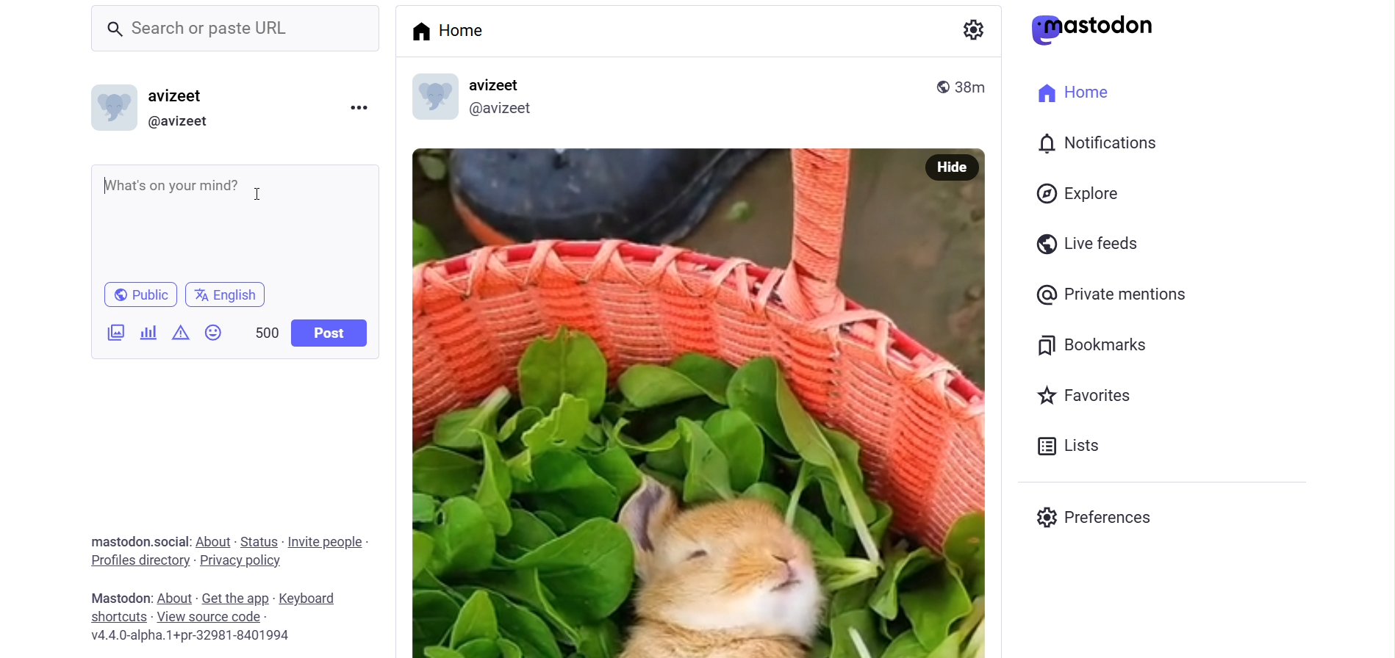 The height and width of the screenshot is (658, 1395). I want to click on private Mentions, so click(1109, 294).